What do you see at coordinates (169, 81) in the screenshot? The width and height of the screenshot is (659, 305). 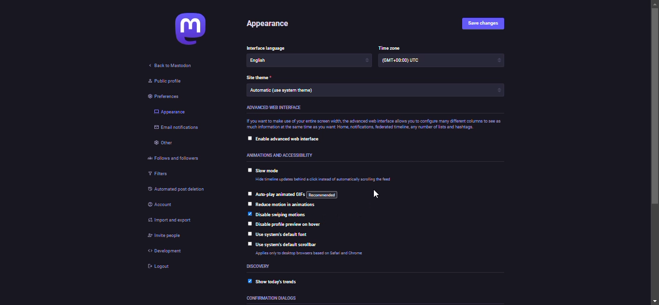 I see `public profile` at bounding box center [169, 81].